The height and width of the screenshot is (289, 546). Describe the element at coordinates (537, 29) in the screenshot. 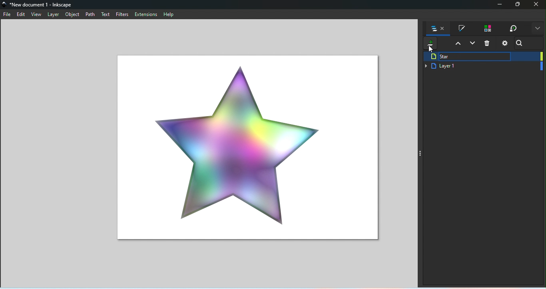

I see `More options` at that location.